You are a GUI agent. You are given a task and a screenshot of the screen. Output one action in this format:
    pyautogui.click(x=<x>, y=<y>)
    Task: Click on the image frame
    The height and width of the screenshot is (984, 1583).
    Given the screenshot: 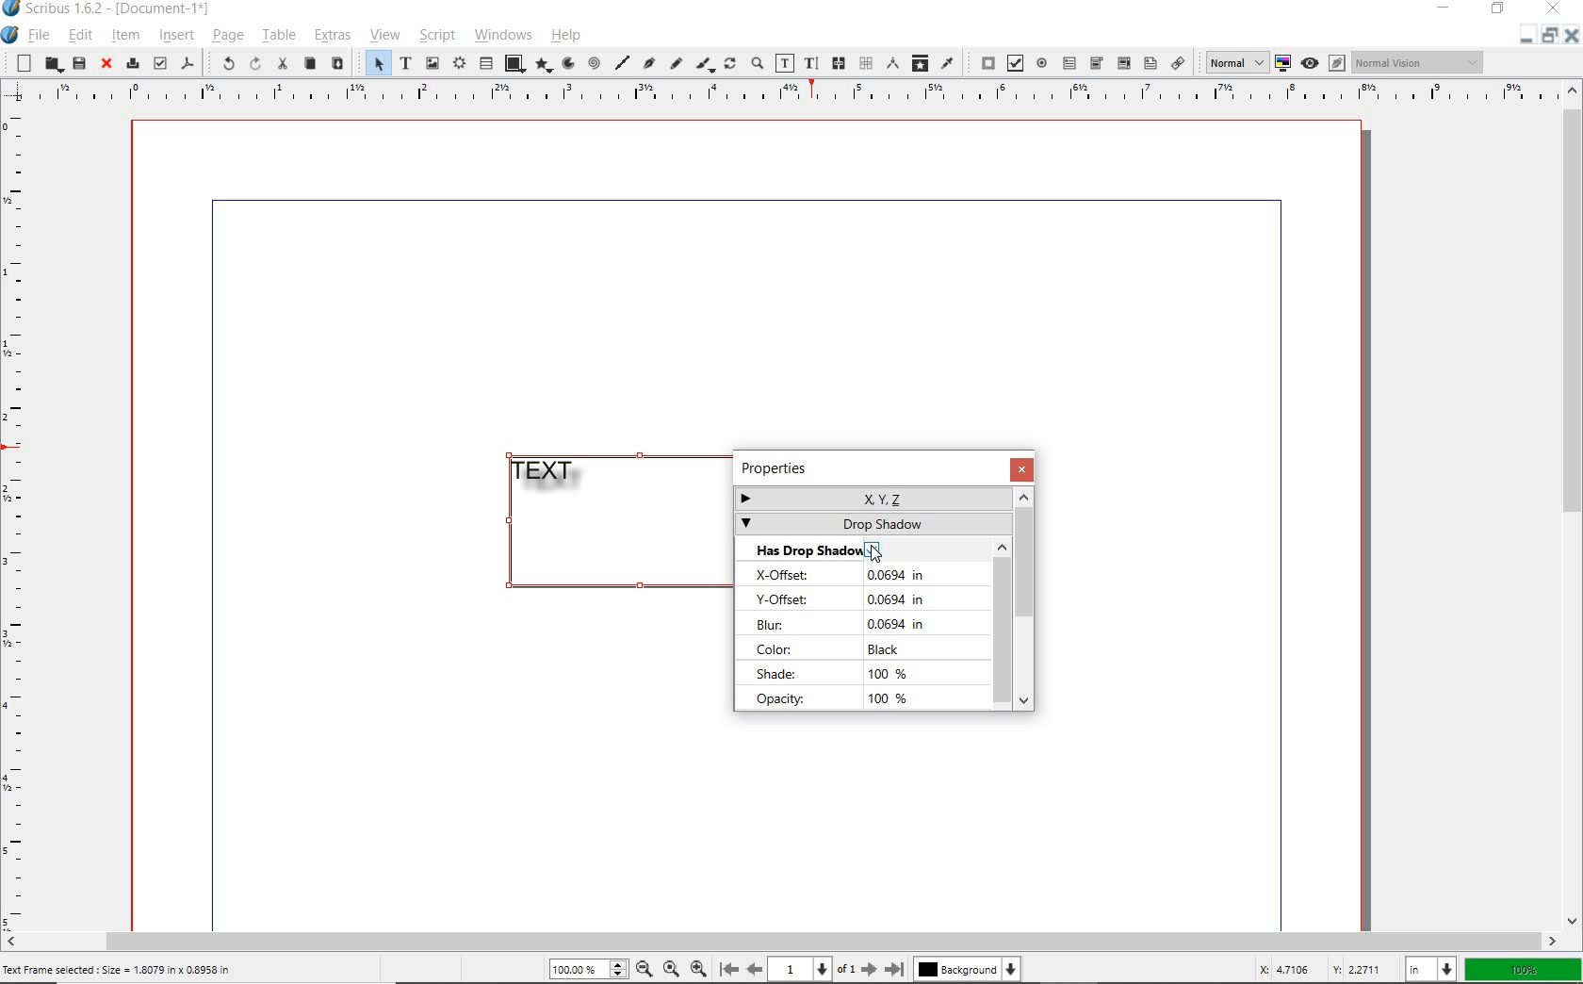 What is the action you would take?
    pyautogui.click(x=432, y=62)
    